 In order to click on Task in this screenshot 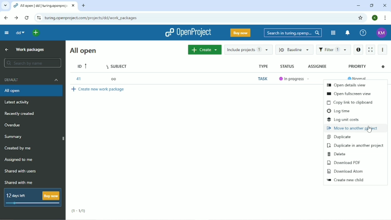, I will do `click(263, 78)`.